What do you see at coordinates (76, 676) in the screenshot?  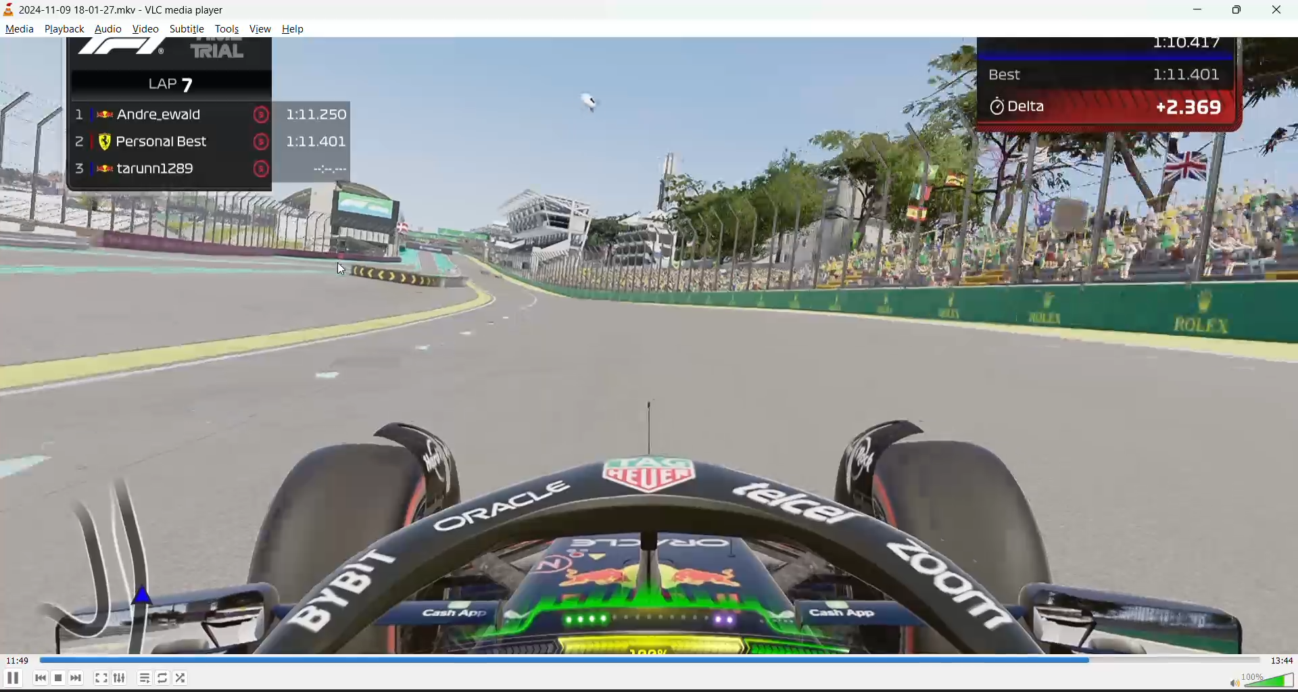 I see `next` at bounding box center [76, 676].